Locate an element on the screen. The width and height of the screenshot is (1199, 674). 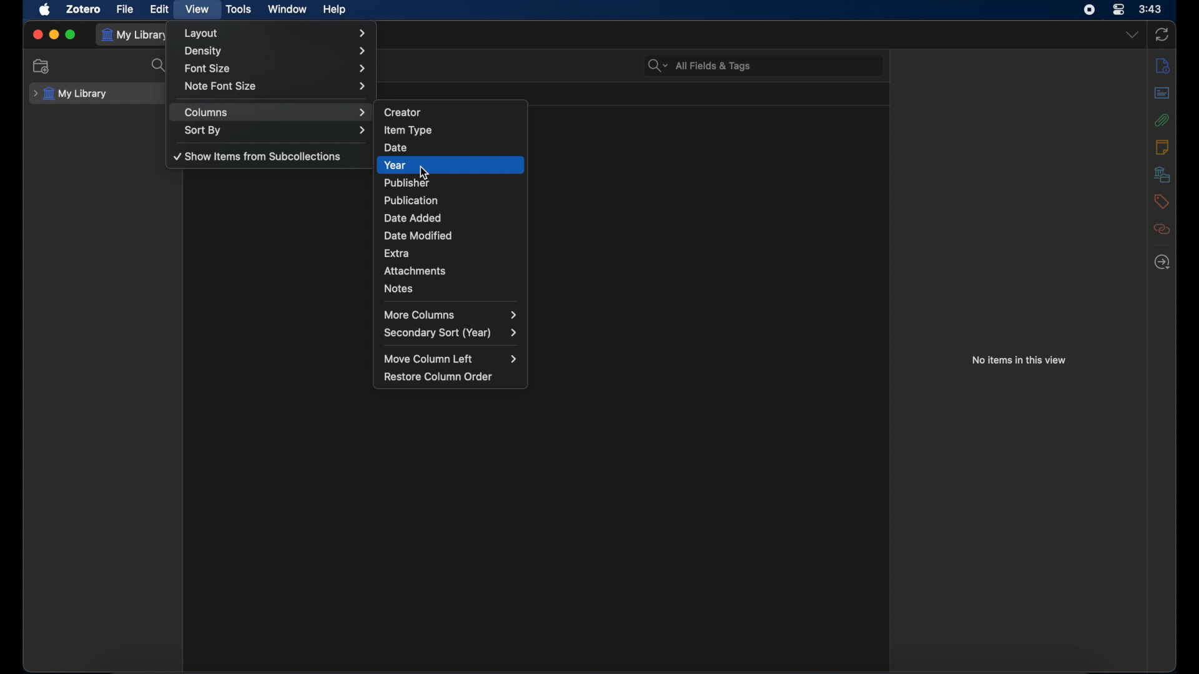
my library is located at coordinates (136, 35).